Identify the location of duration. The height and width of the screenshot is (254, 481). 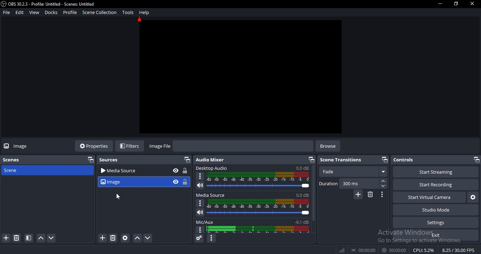
(329, 183).